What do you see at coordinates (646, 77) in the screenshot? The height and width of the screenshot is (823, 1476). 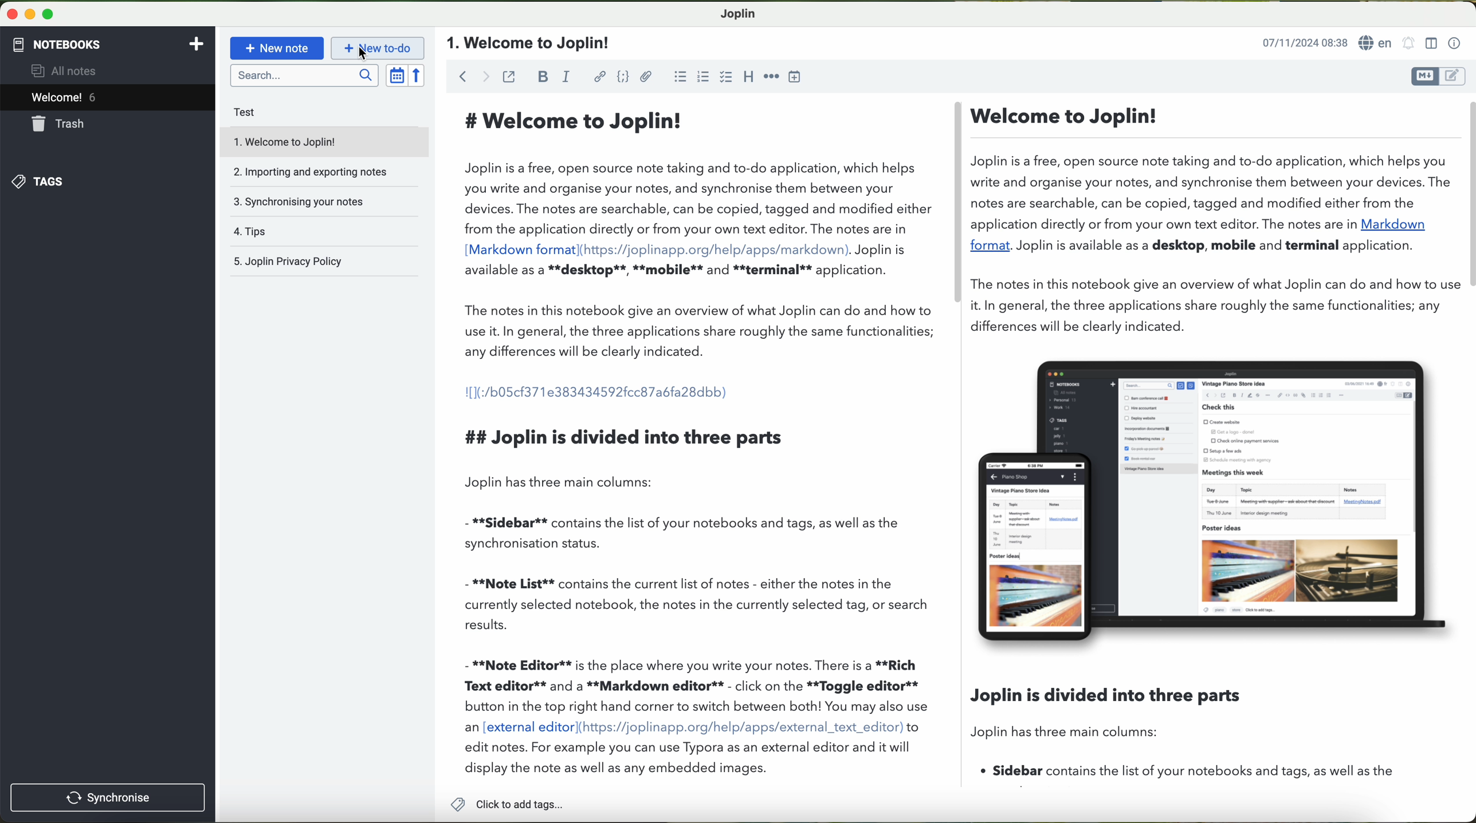 I see `attach file` at bounding box center [646, 77].